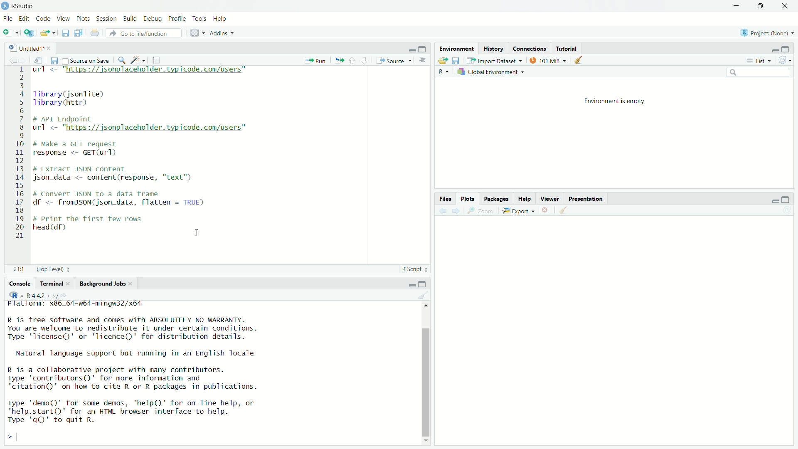 This screenshot has width=798, height=449. Describe the element at coordinates (444, 72) in the screenshot. I see `R` at that location.